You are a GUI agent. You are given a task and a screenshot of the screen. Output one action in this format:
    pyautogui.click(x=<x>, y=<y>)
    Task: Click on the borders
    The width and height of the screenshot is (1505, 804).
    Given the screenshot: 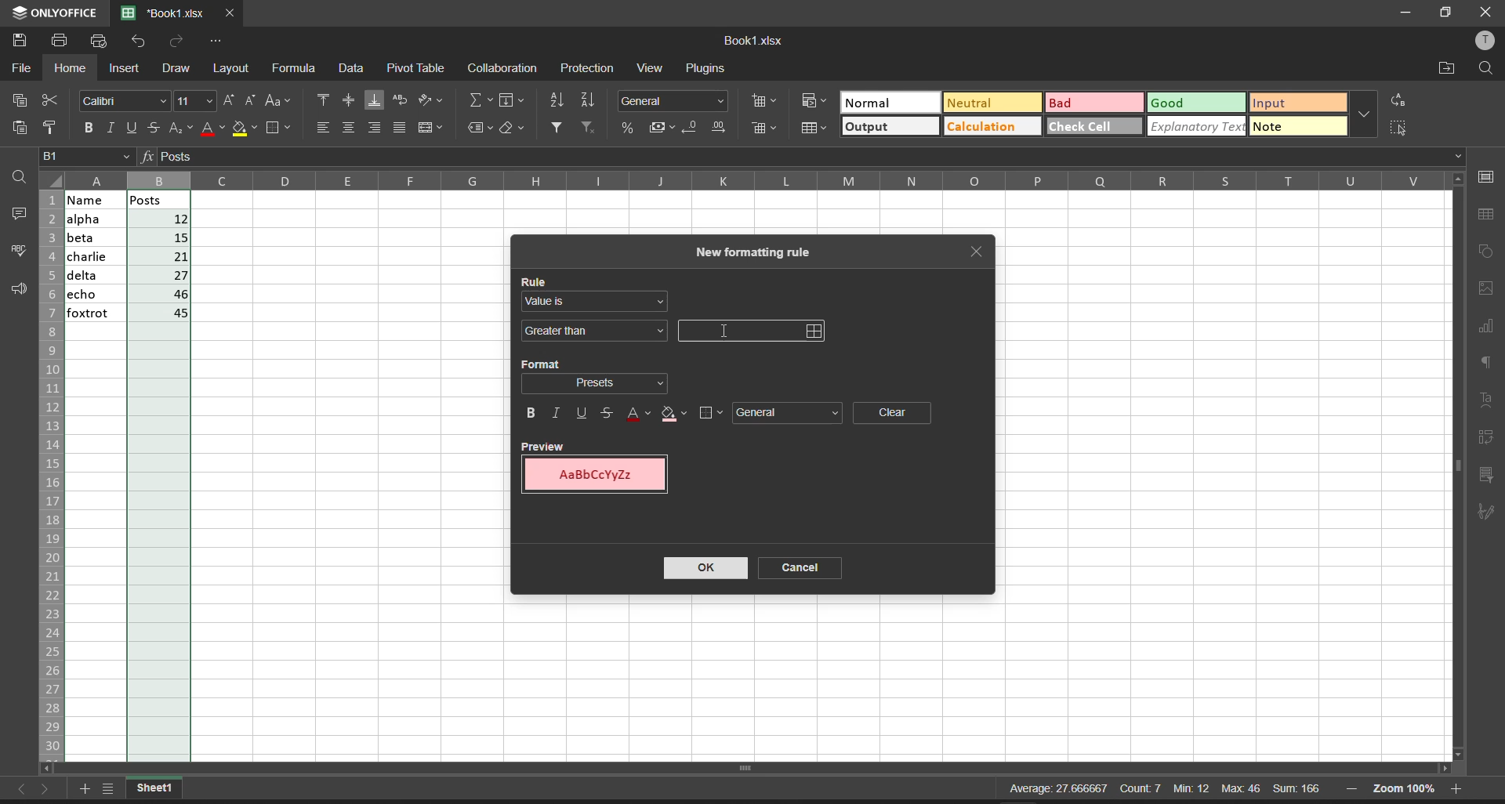 What is the action you would take?
    pyautogui.click(x=278, y=129)
    